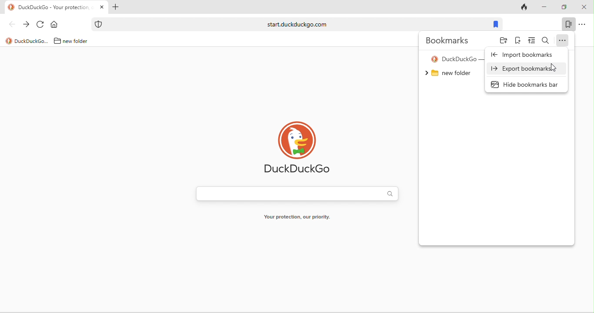  Describe the element at coordinates (563, 40) in the screenshot. I see `option` at that location.